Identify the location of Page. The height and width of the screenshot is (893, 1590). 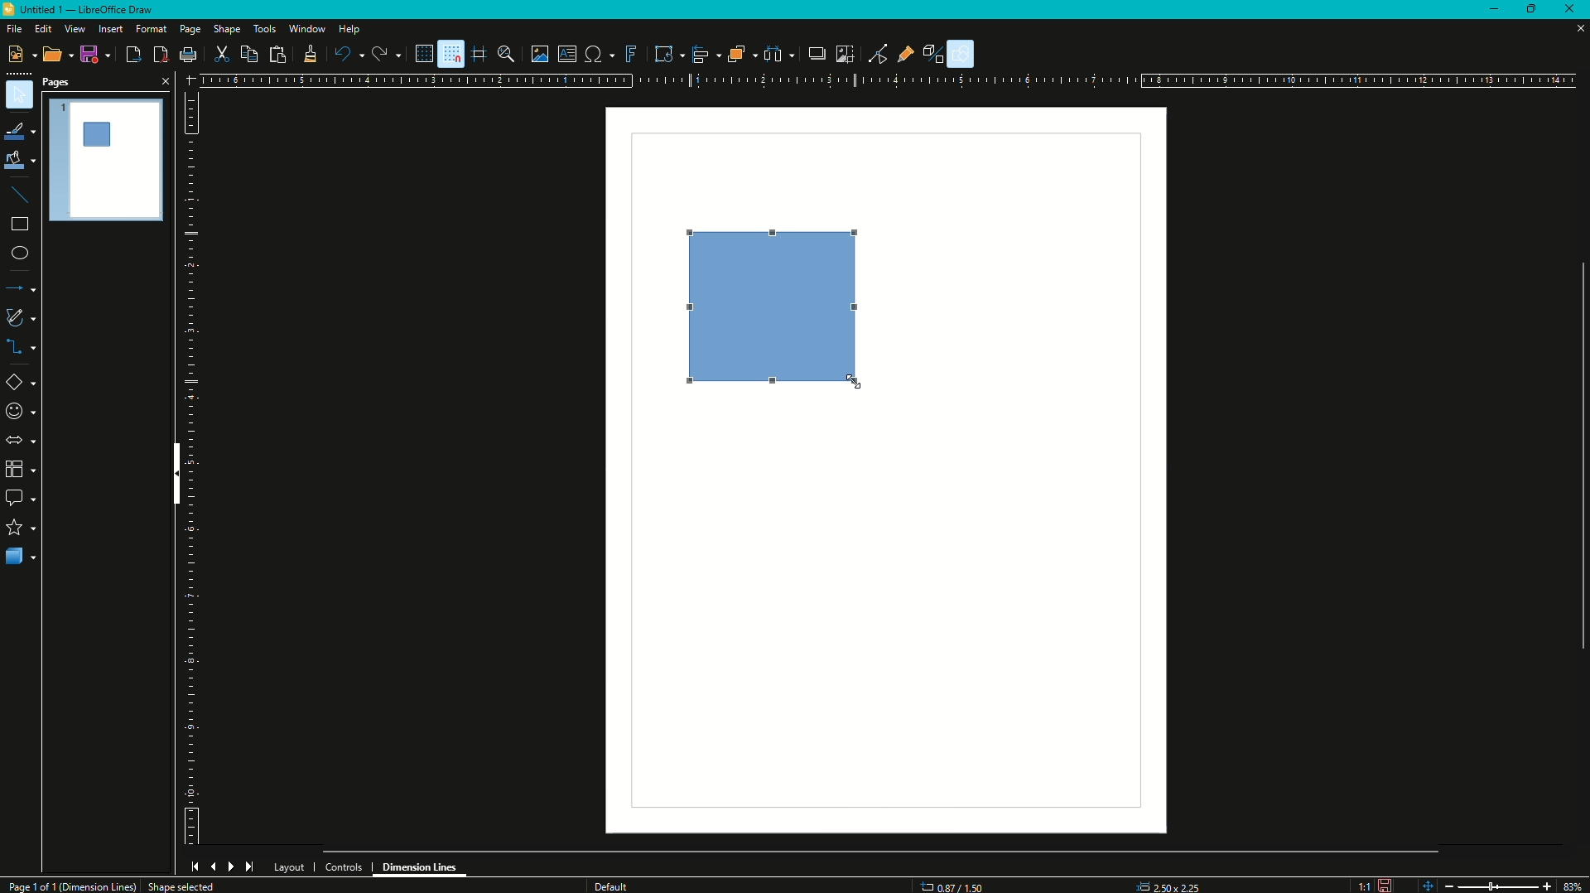
(189, 31).